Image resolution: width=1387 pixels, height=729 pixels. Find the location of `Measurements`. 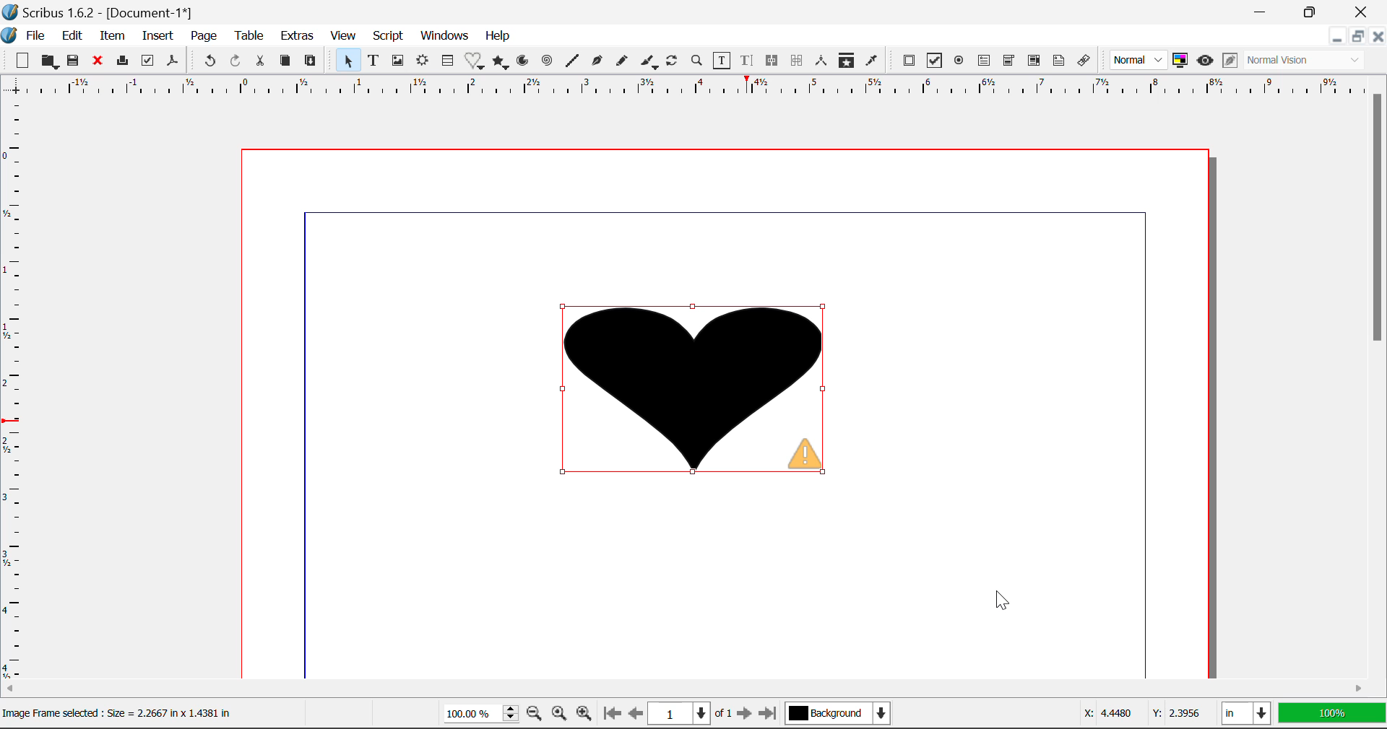

Measurements is located at coordinates (823, 61).